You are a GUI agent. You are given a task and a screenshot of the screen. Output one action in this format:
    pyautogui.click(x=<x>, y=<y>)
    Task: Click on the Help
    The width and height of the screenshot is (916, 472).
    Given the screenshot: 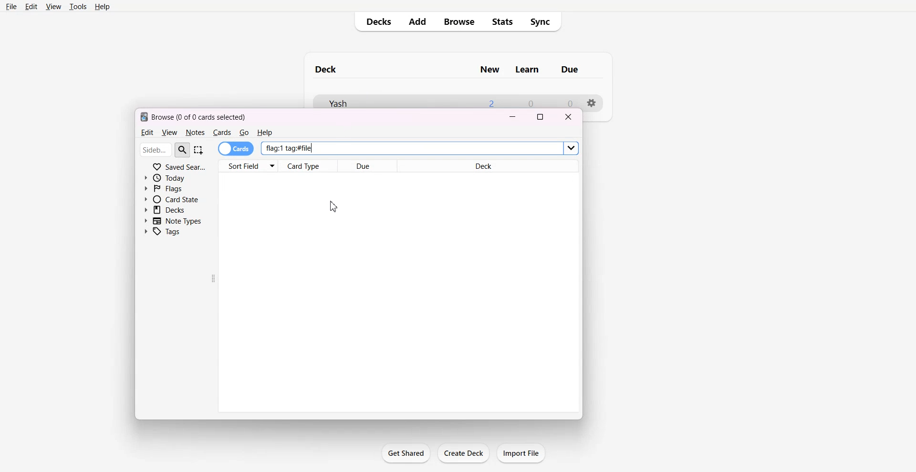 What is the action you would take?
    pyautogui.click(x=102, y=6)
    